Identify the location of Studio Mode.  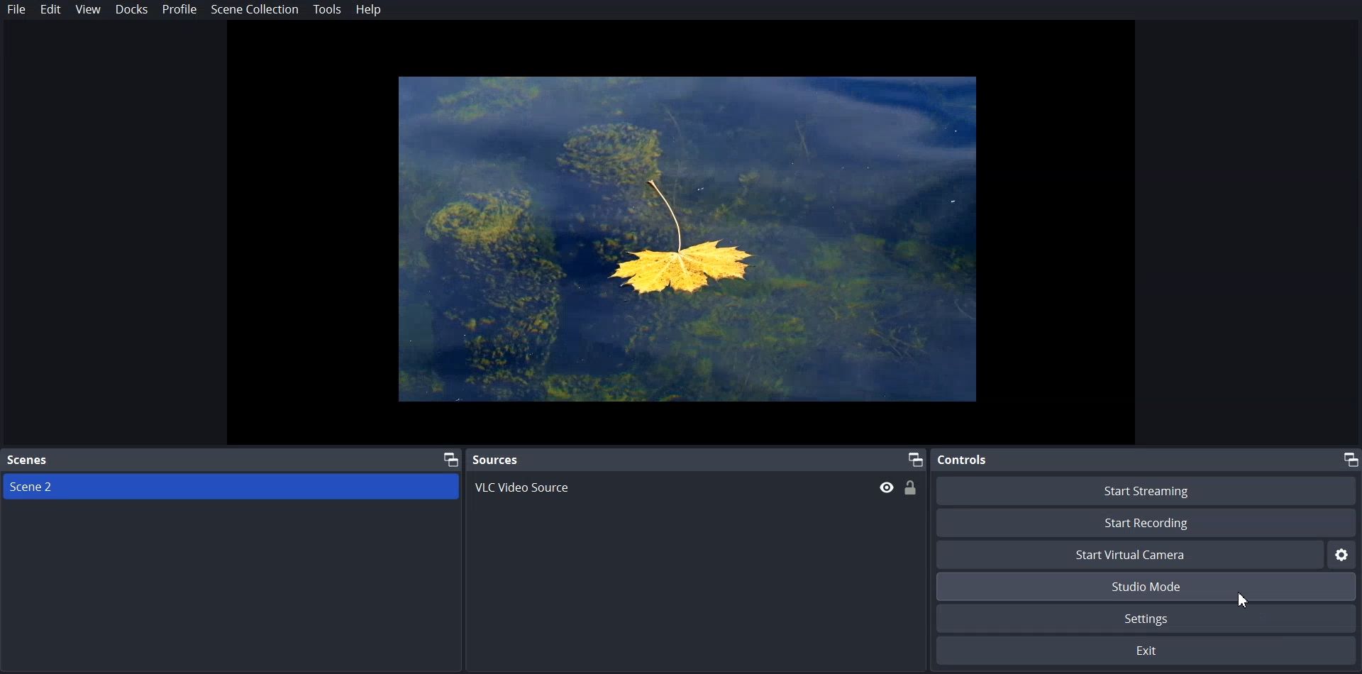
(1148, 587).